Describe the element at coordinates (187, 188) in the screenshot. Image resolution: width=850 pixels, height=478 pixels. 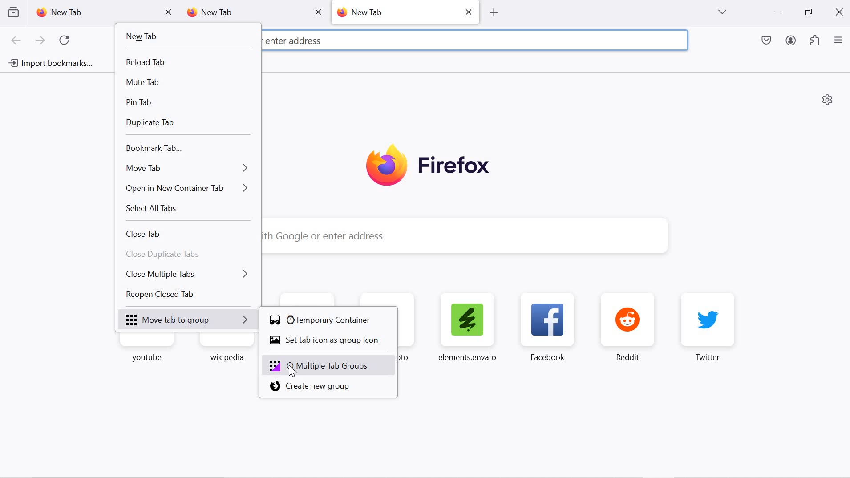
I see `open in new container tab` at that location.